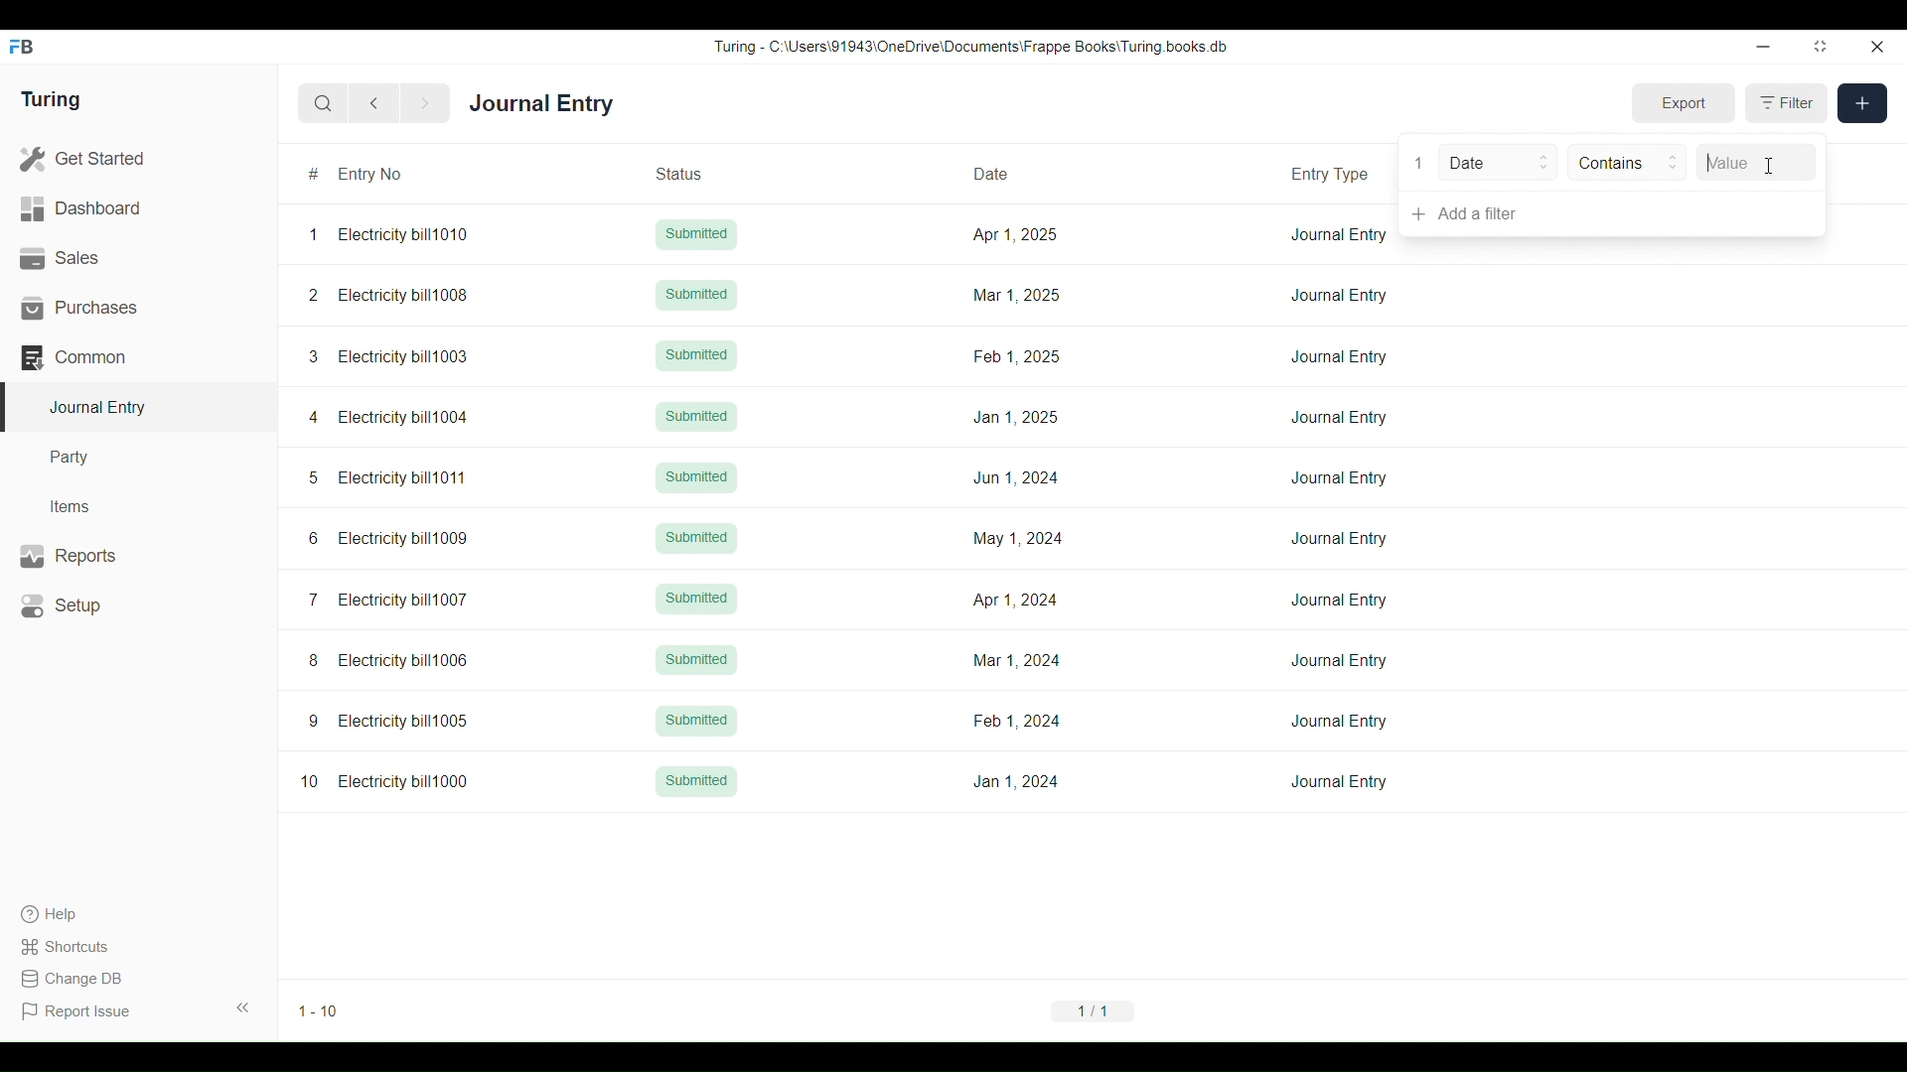 The width and height of the screenshot is (1907, 1072). Describe the element at coordinates (696, 477) in the screenshot. I see `Submitted` at that location.